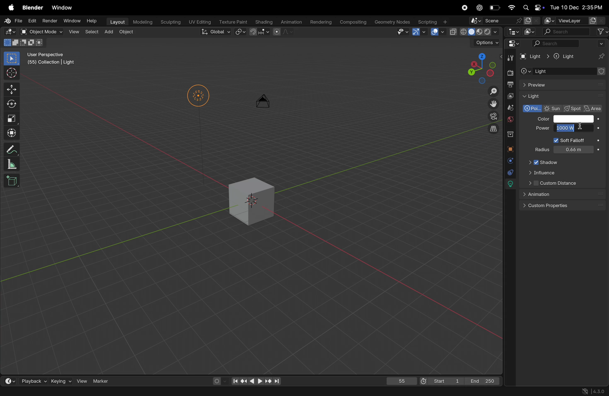  What do you see at coordinates (72, 21) in the screenshot?
I see `Window` at bounding box center [72, 21].